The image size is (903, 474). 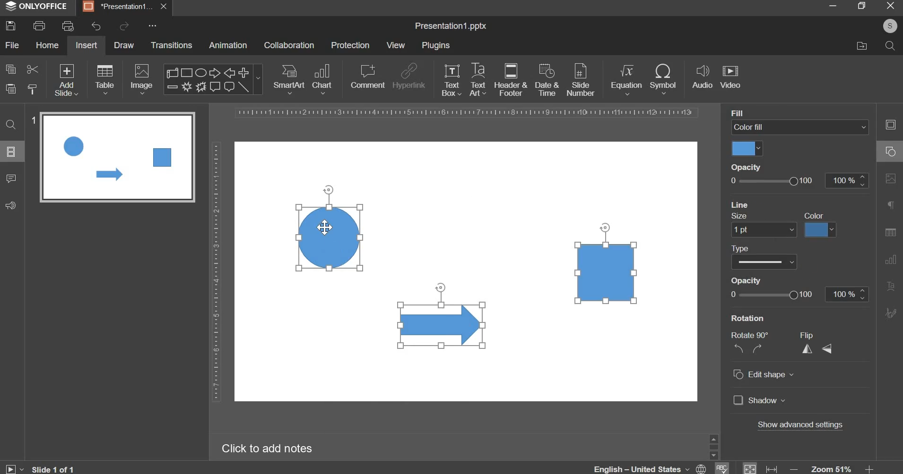 I want to click on print preview, so click(x=68, y=26).